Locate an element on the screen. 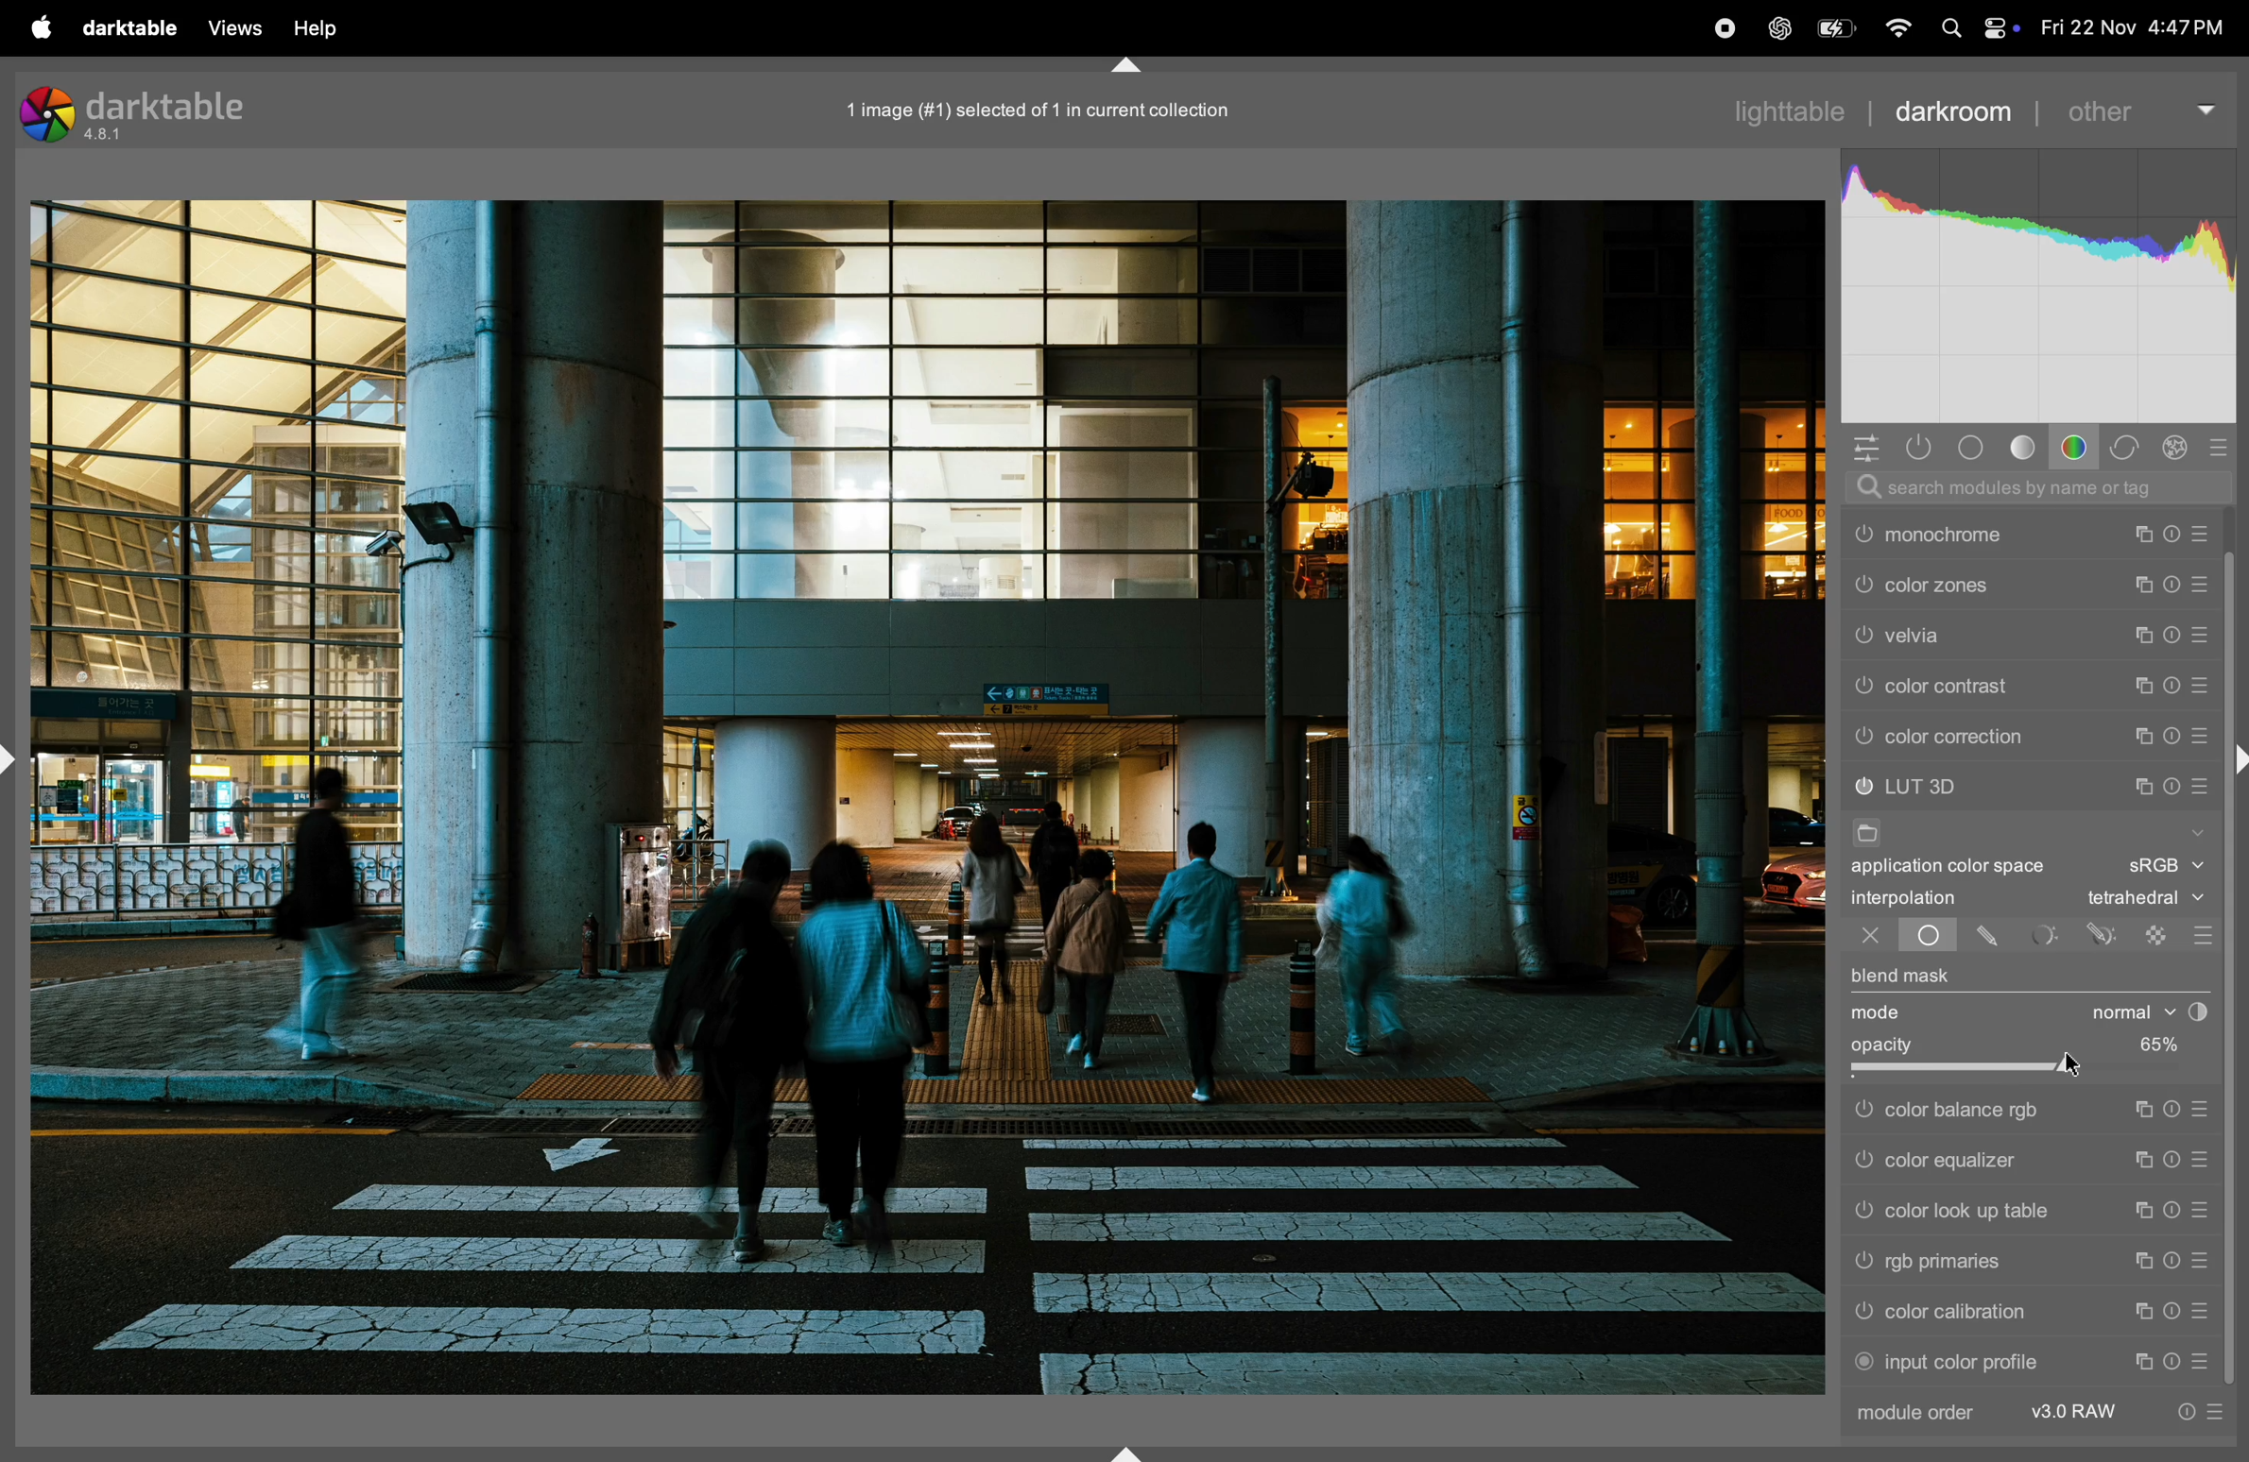 The width and height of the screenshot is (2249, 1462). chatgpt is located at coordinates (1773, 25).